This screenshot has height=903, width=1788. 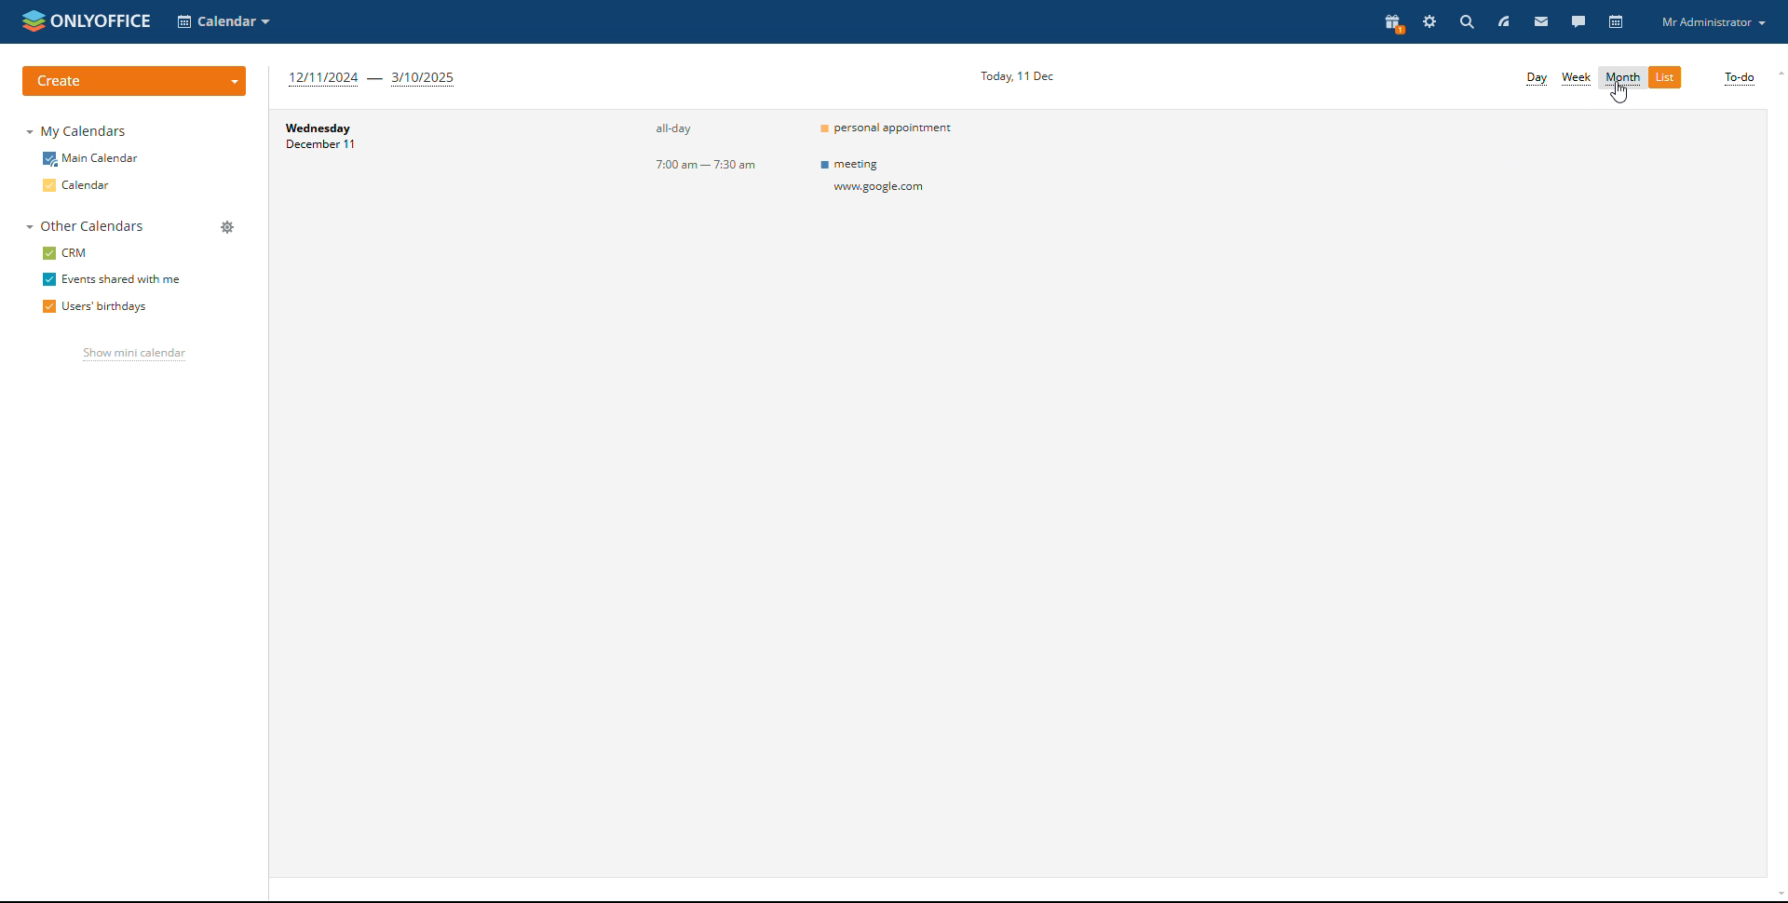 I want to click on present, so click(x=1394, y=22).